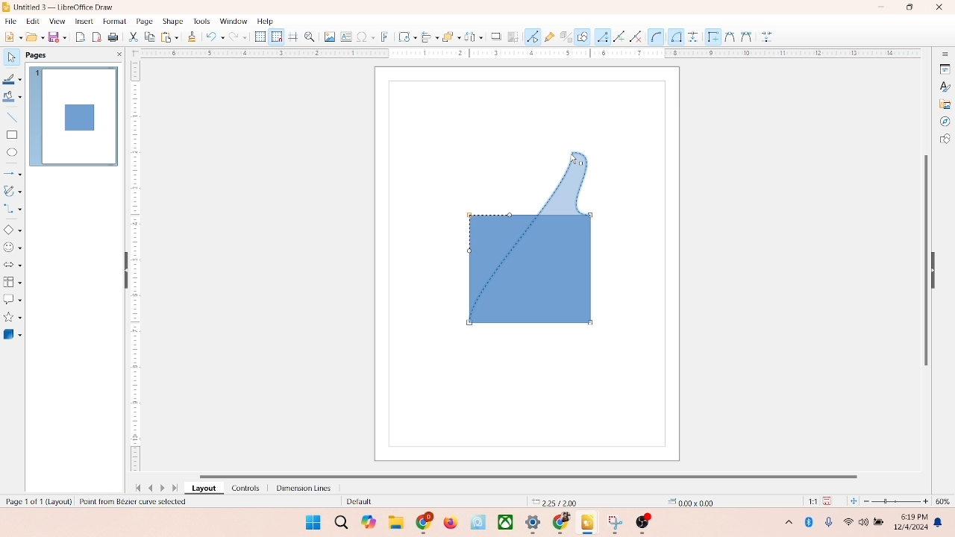  I want to click on tools, so click(201, 21).